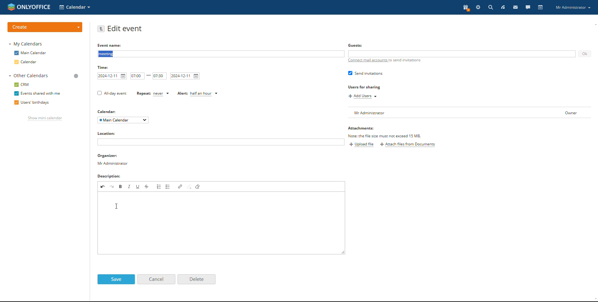  I want to click on all-day event checkbox, so click(112, 94).